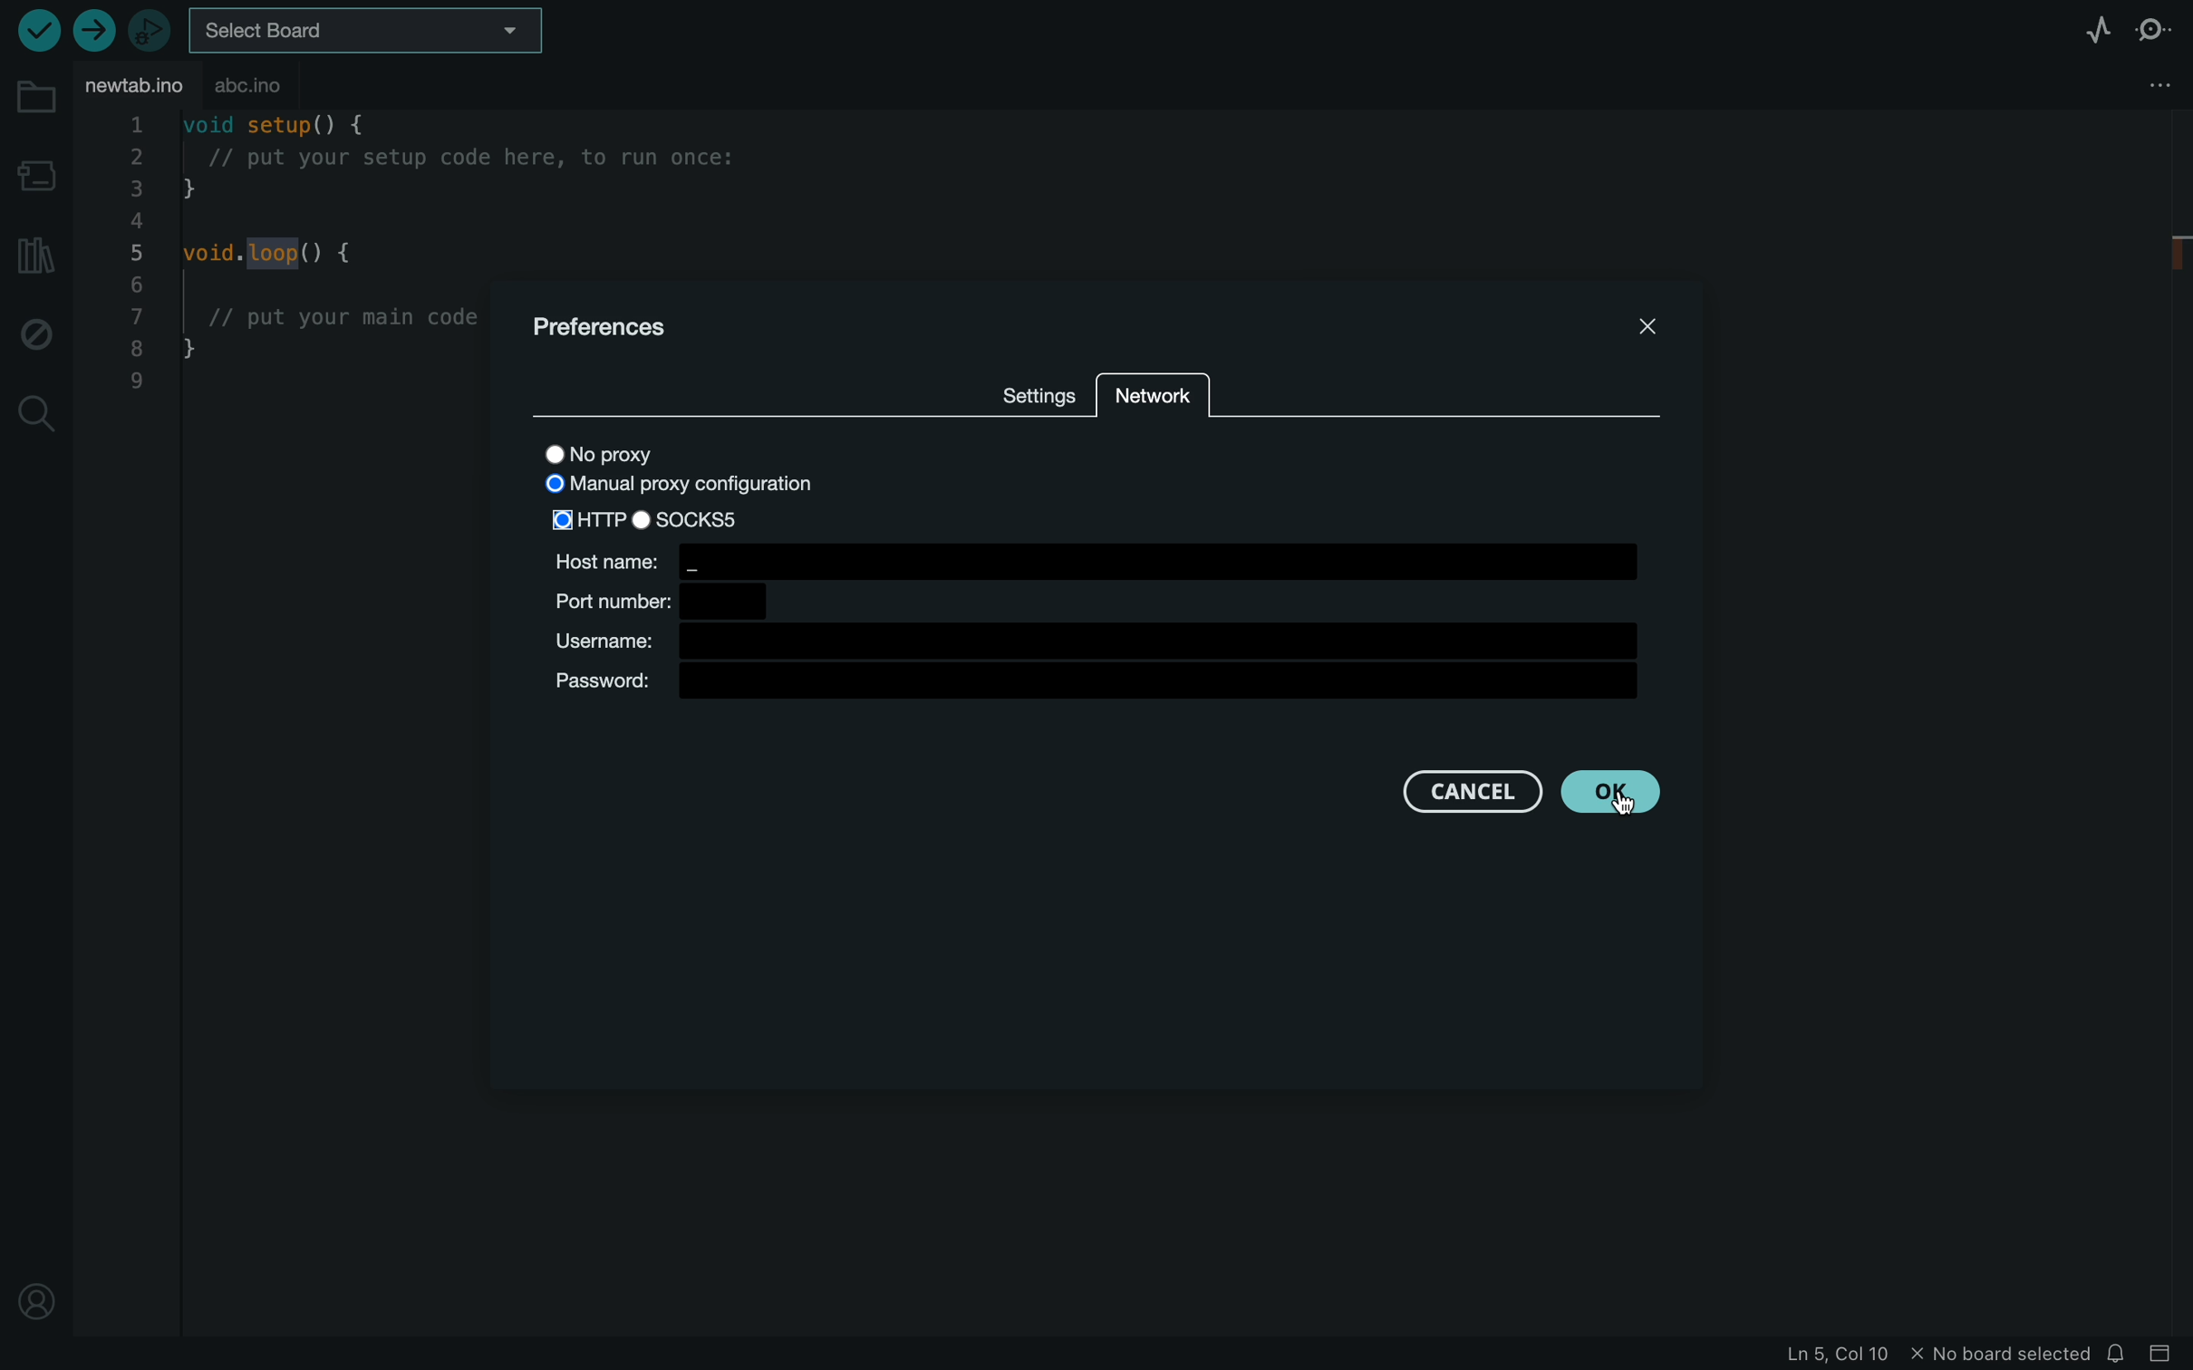  What do you see at coordinates (290, 86) in the screenshot?
I see `abc` at bounding box center [290, 86].